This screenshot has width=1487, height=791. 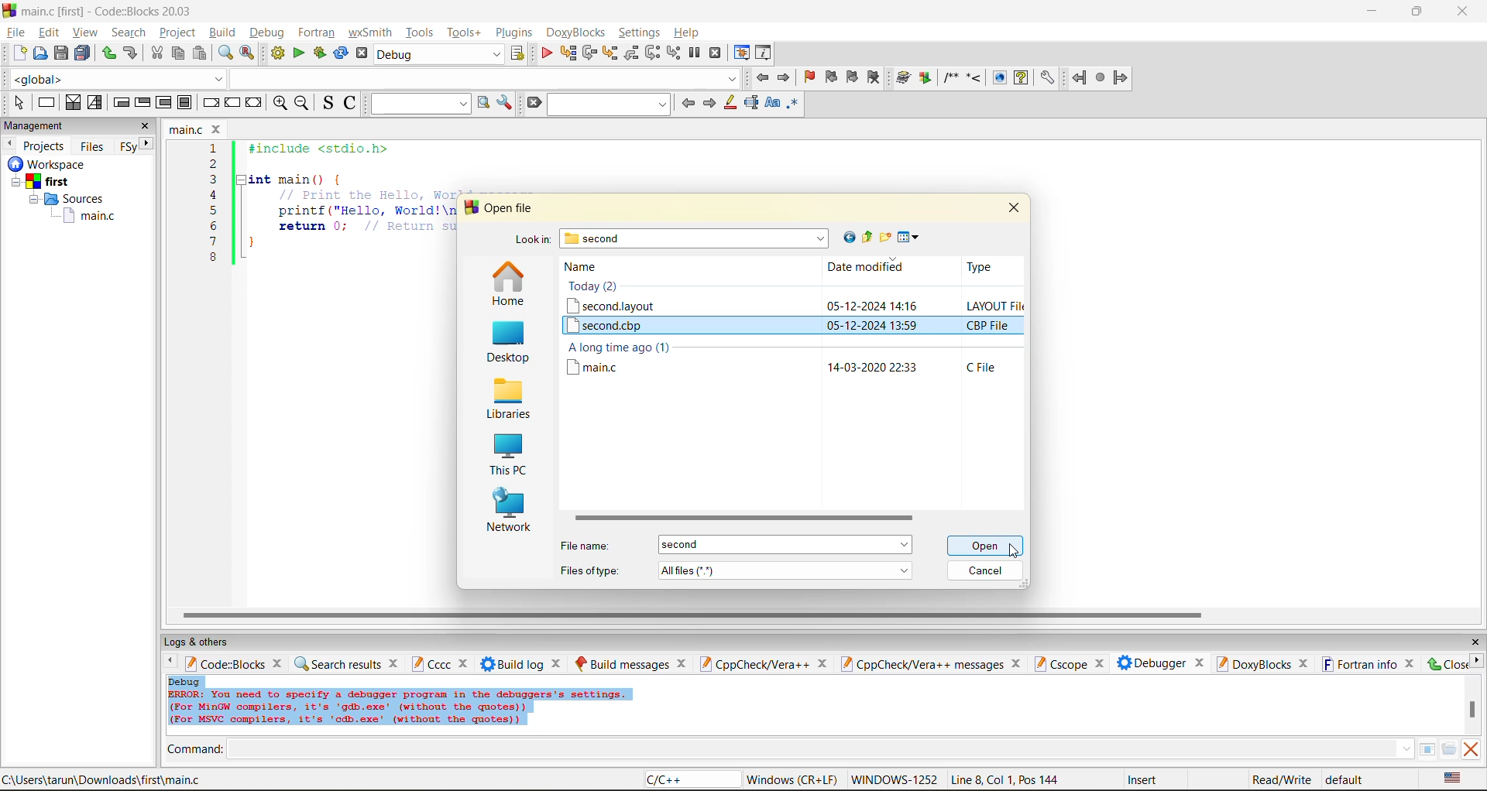 What do you see at coordinates (177, 32) in the screenshot?
I see `project` at bounding box center [177, 32].